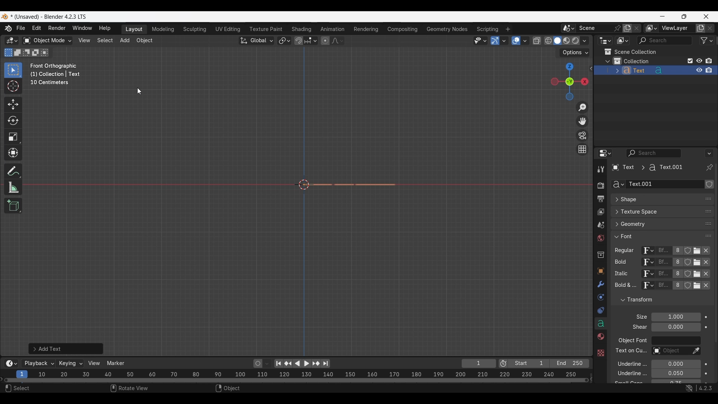  Describe the element at coordinates (70, 363) in the screenshot. I see `Keying` at that location.